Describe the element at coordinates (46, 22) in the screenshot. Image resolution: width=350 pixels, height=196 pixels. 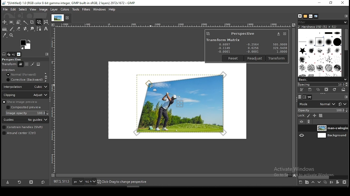
I see `wrap transform` at that location.